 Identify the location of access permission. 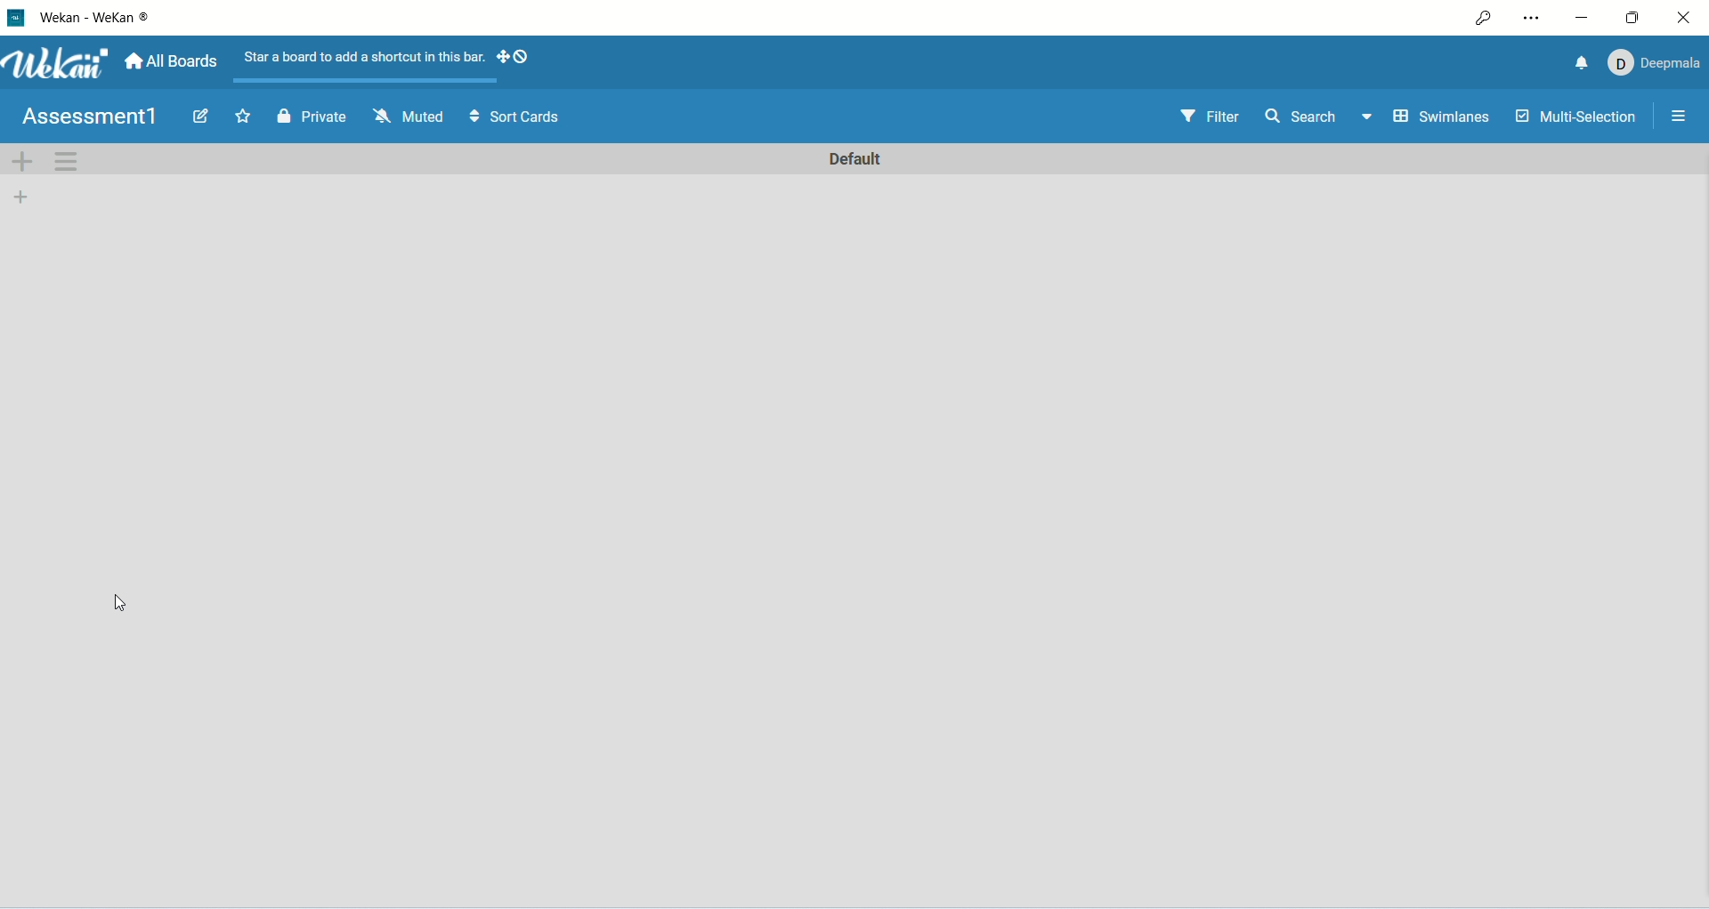
(1484, 18).